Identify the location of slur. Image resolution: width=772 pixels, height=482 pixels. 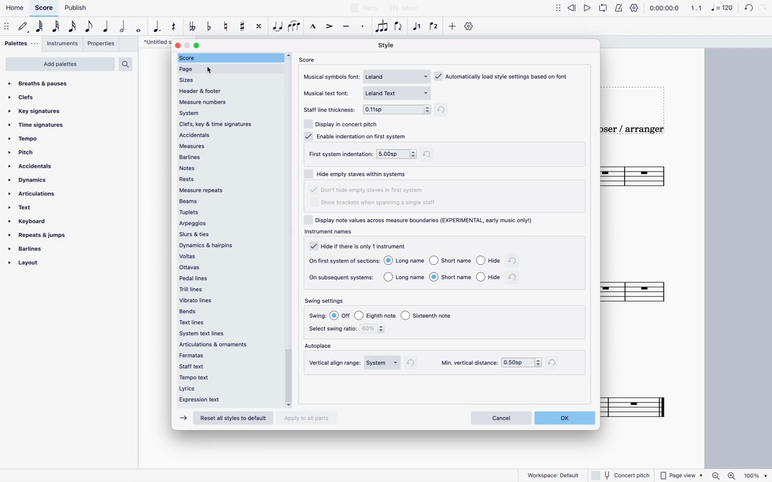
(296, 28).